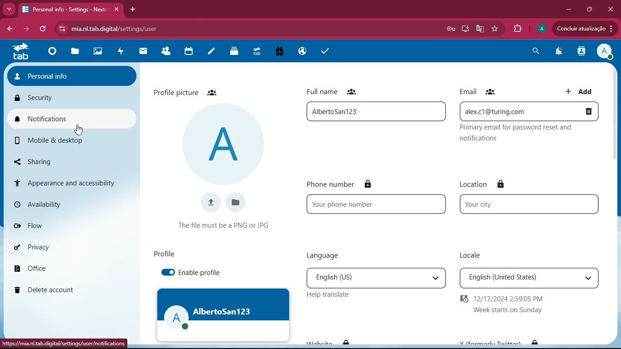 The height and width of the screenshot is (349, 621). I want to click on personal info, so click(72, 74).